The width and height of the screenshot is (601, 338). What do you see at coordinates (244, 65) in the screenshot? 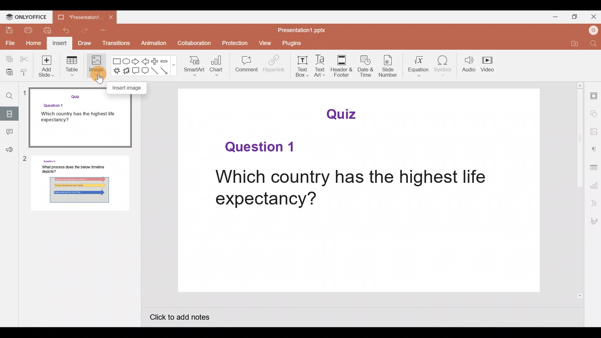
I see `Comment` at bounding box center [244, 65].